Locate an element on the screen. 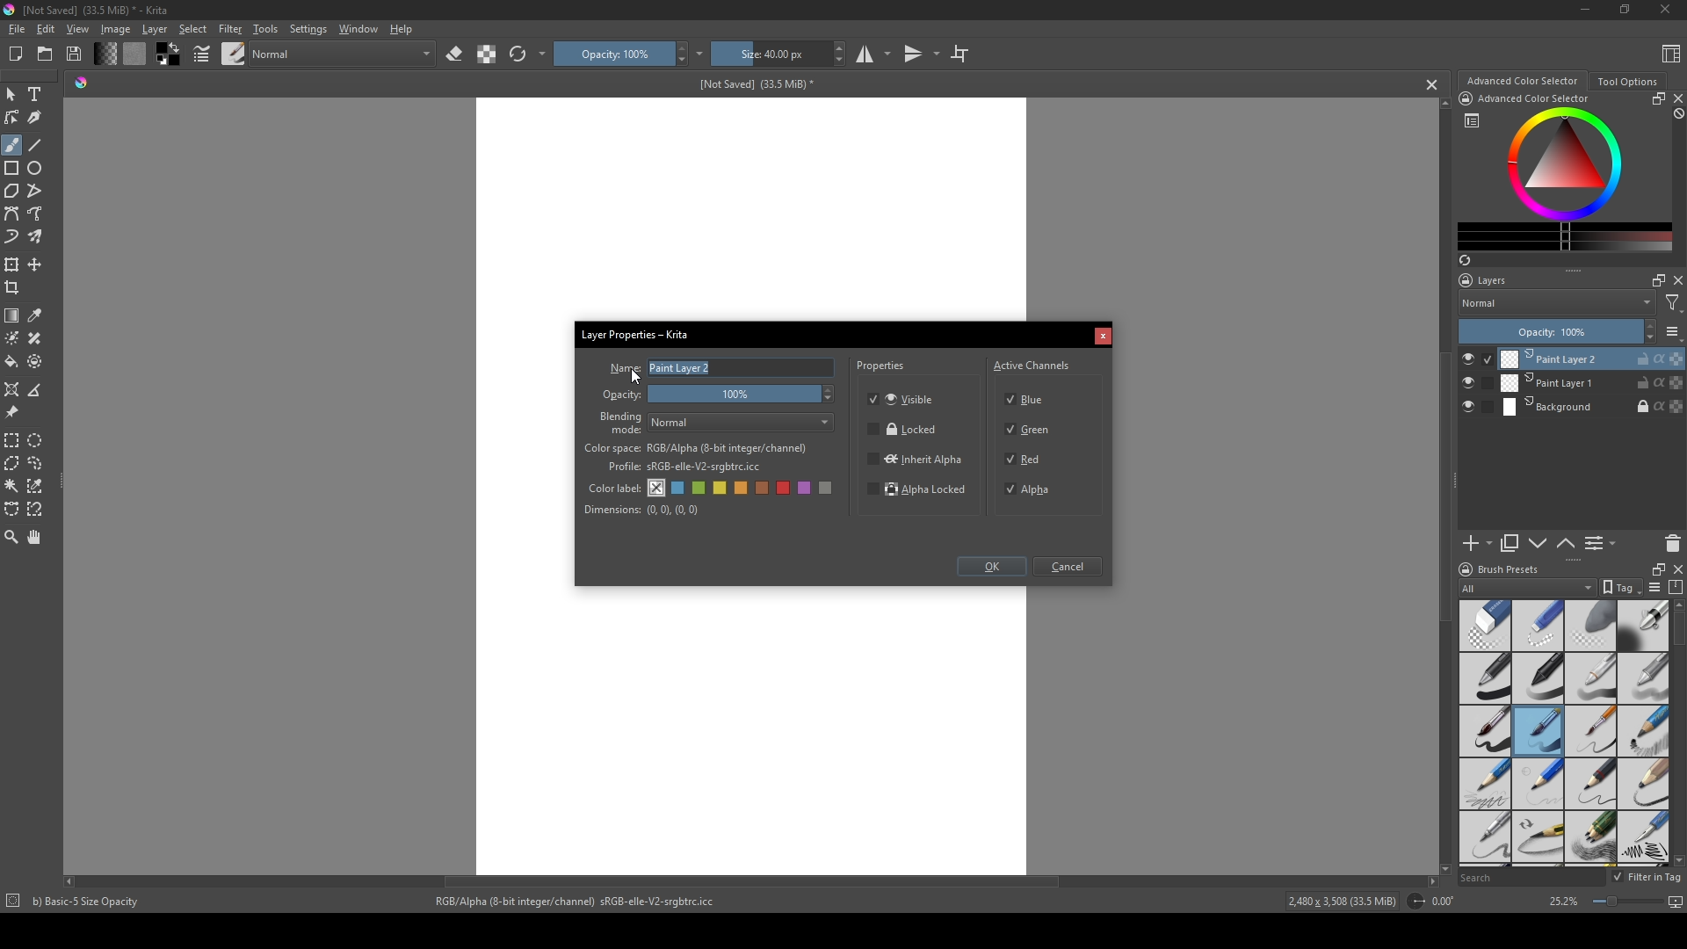  Search is located at coordinates (1531, 878).